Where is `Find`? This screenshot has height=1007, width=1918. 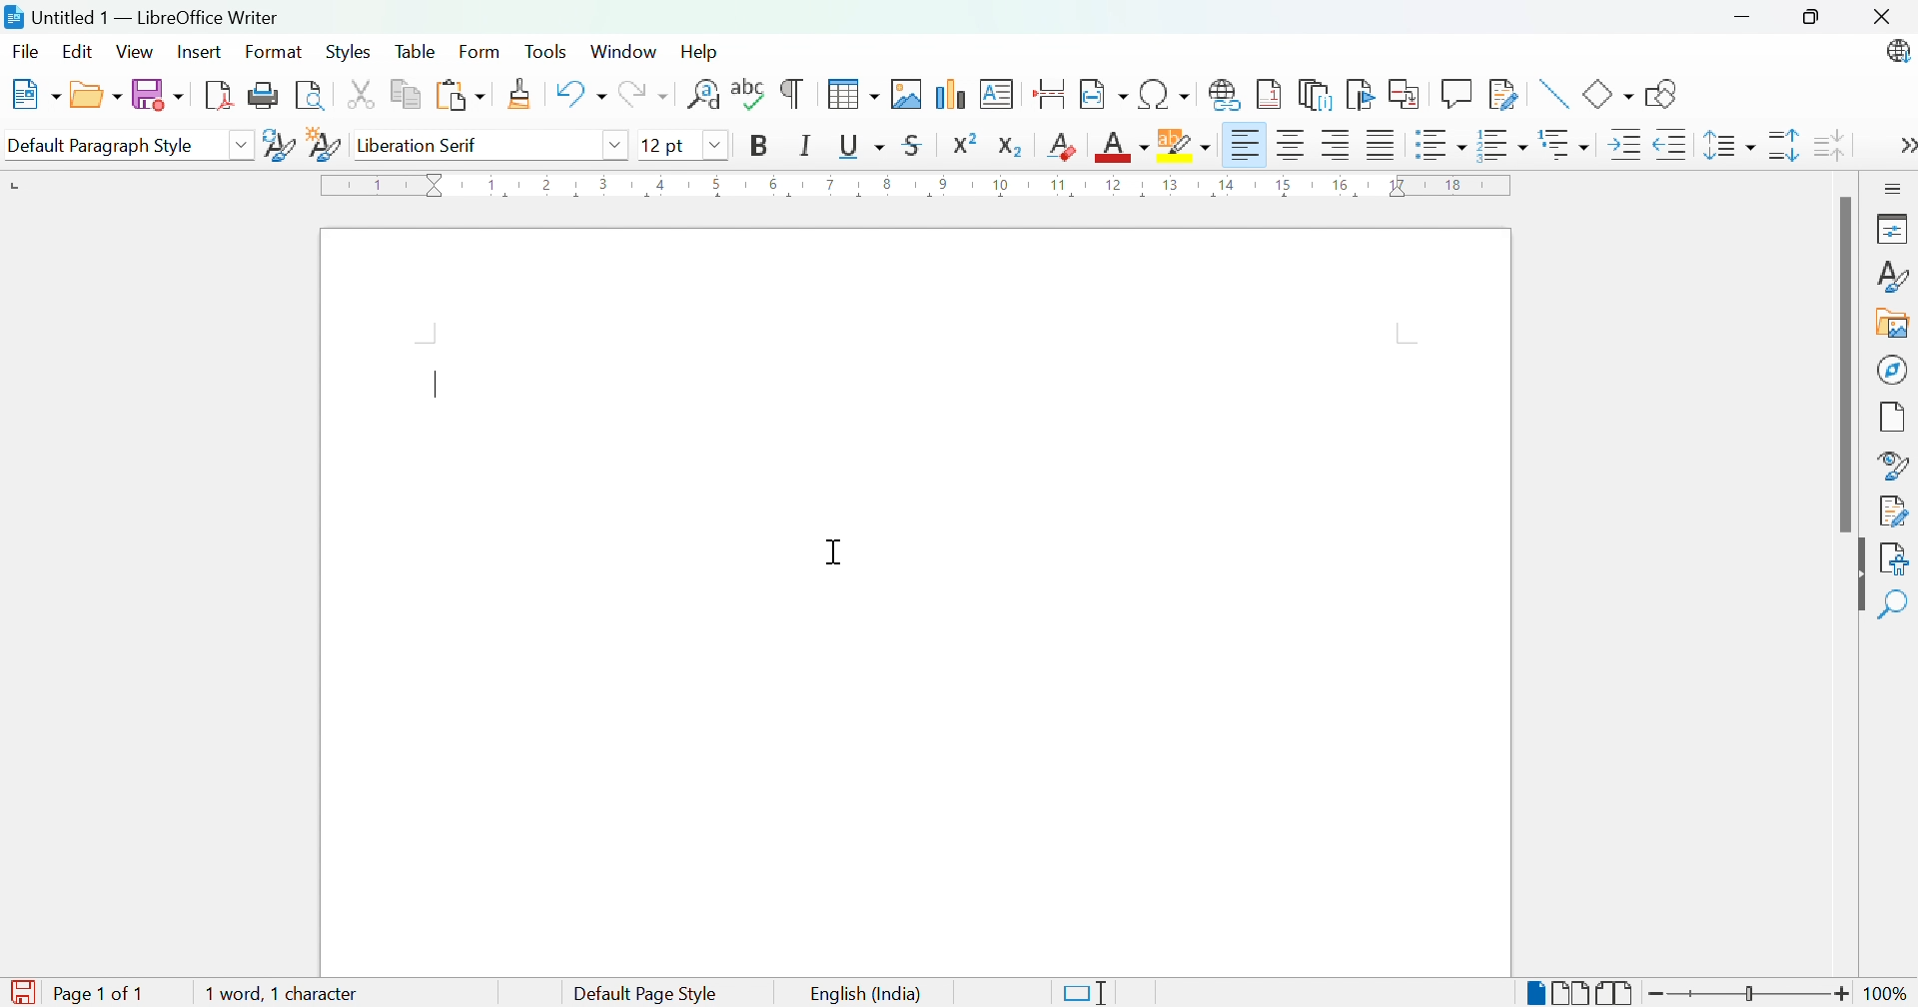 Find is located at coordinates (1896, 604).